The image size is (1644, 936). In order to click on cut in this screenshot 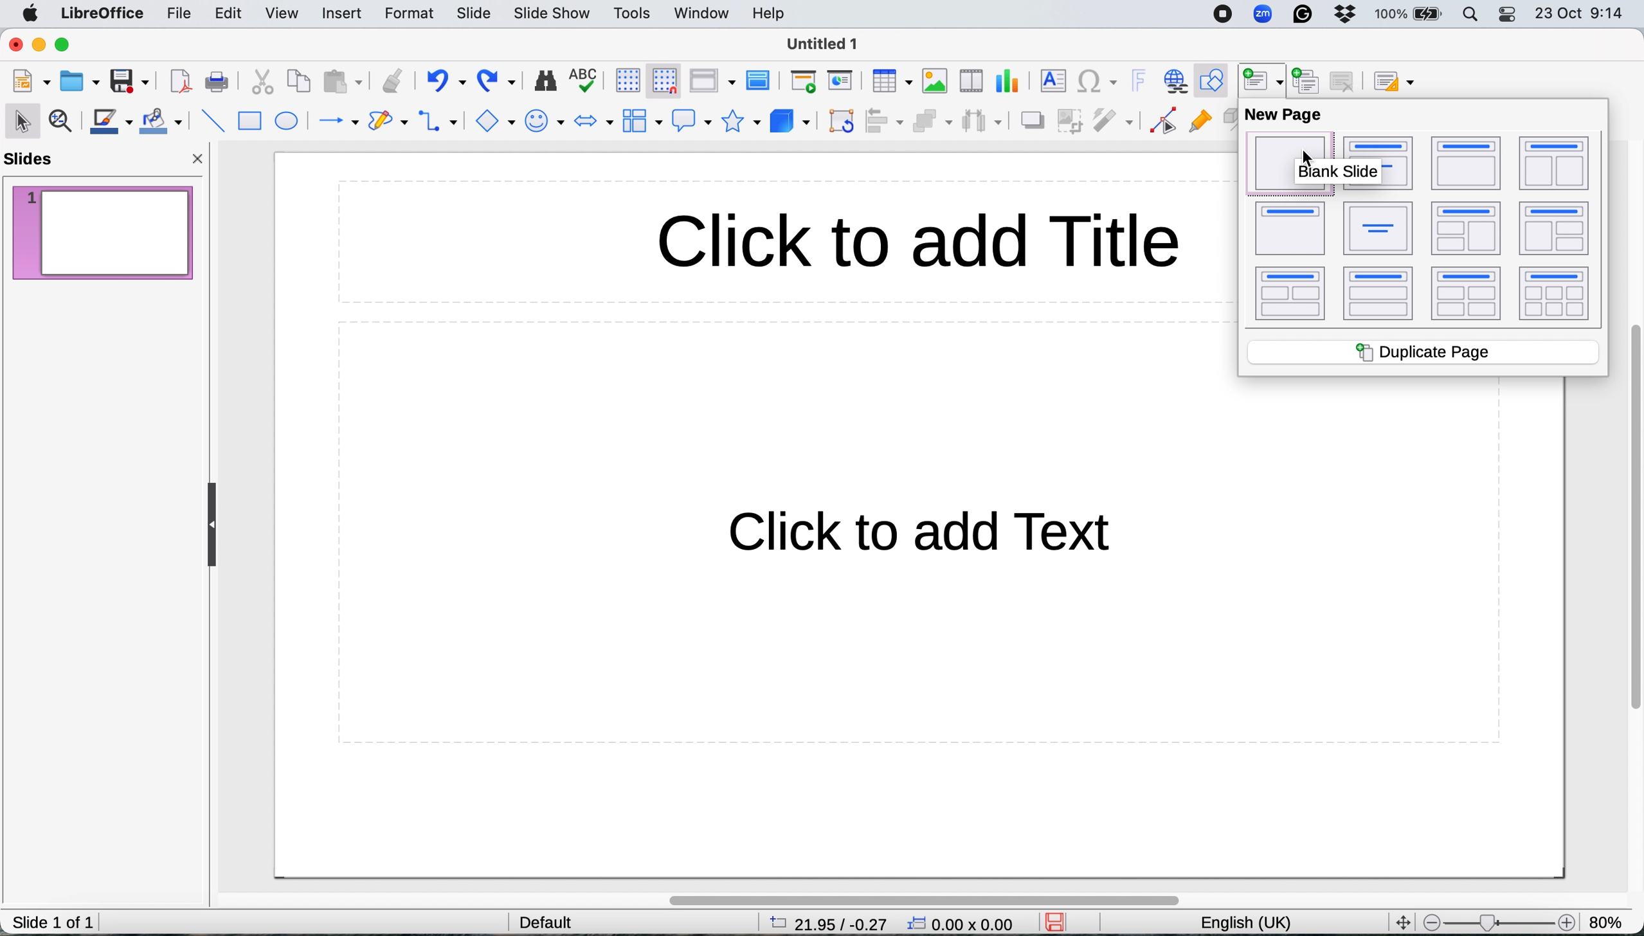, I will do `click(262, 84)`.